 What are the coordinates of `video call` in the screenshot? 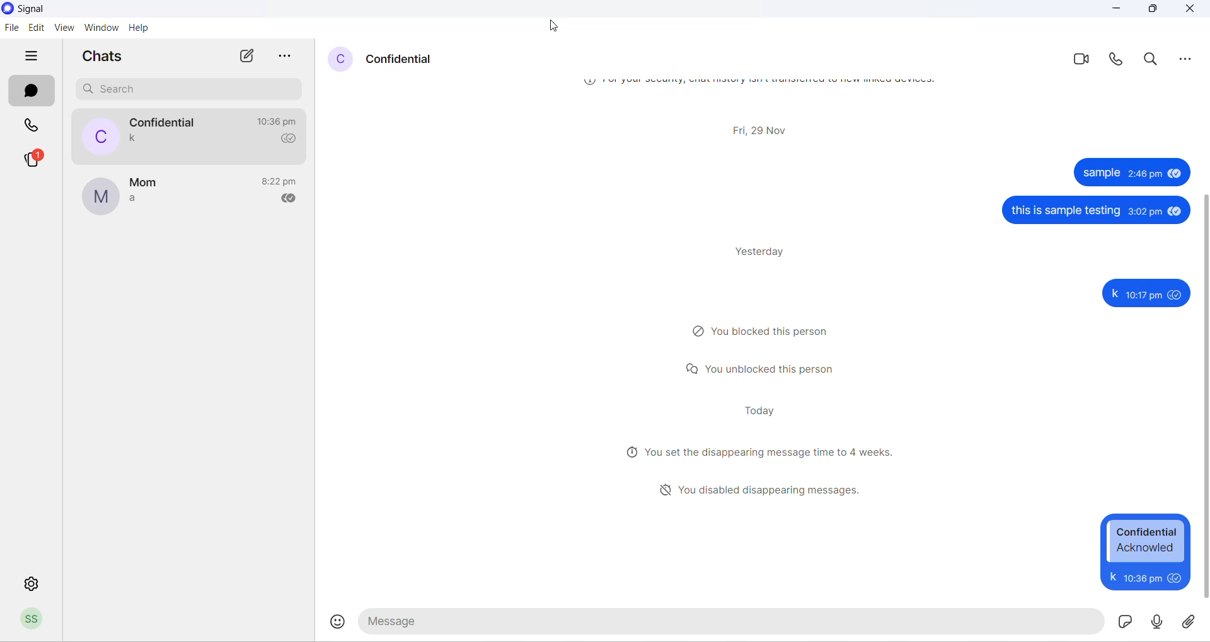 It's located at (1080, 61).